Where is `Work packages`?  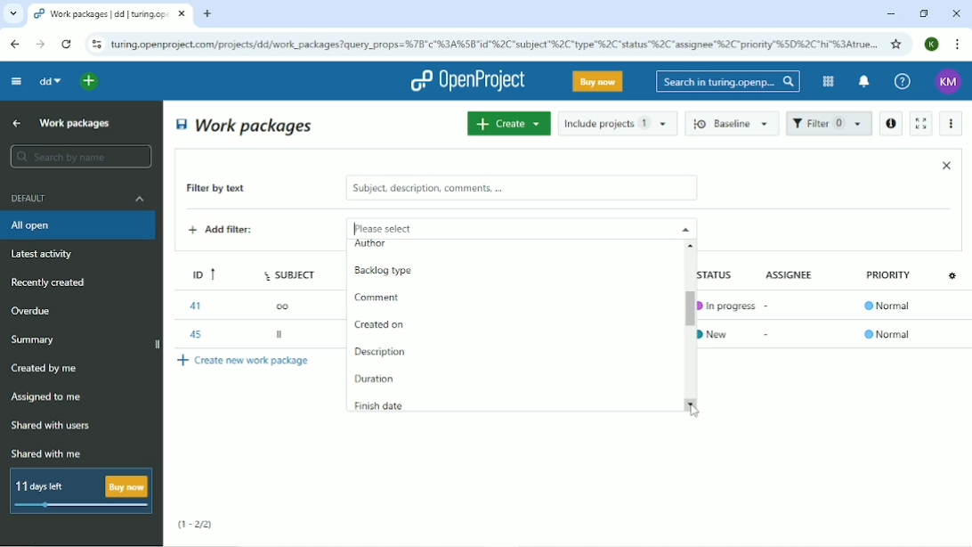
Work packages is located at coordinates (76, 122).